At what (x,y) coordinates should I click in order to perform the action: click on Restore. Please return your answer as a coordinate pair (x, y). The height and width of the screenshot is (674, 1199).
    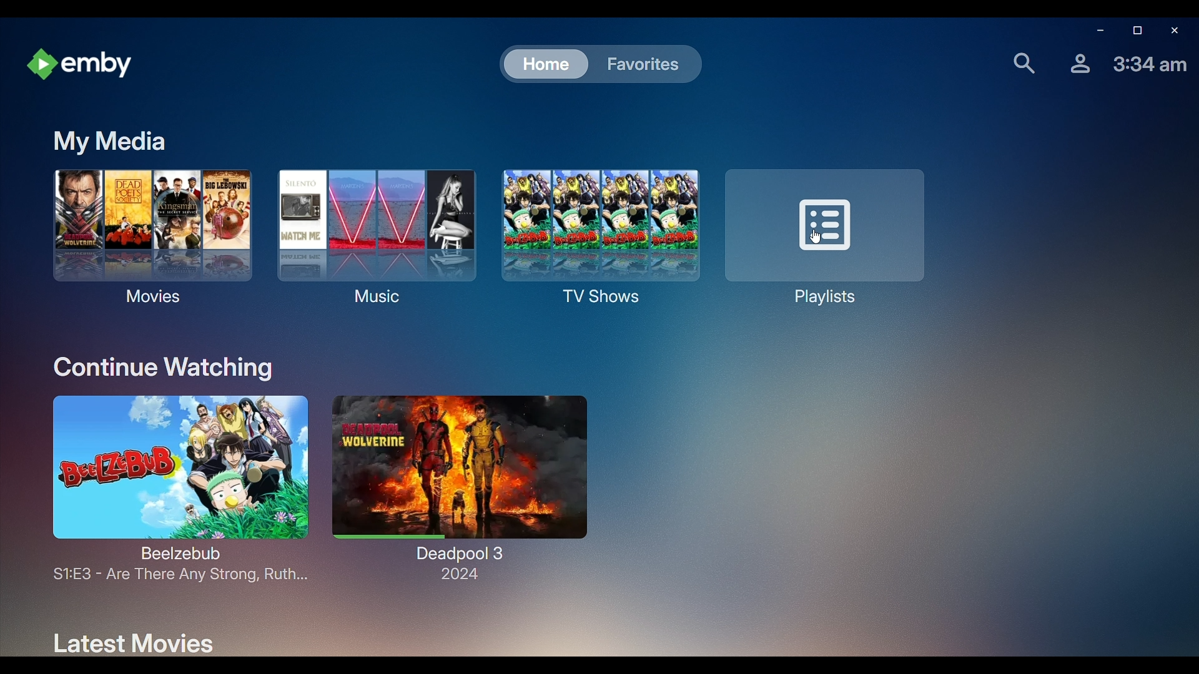
    Looking at the image, I should click on (1135, 31).